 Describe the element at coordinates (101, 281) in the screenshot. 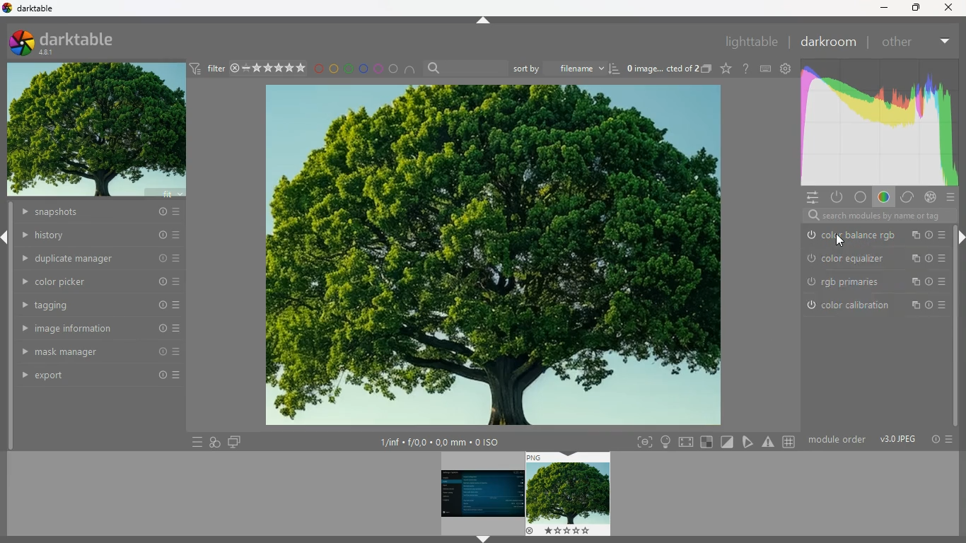

I see `color picker` at that location.